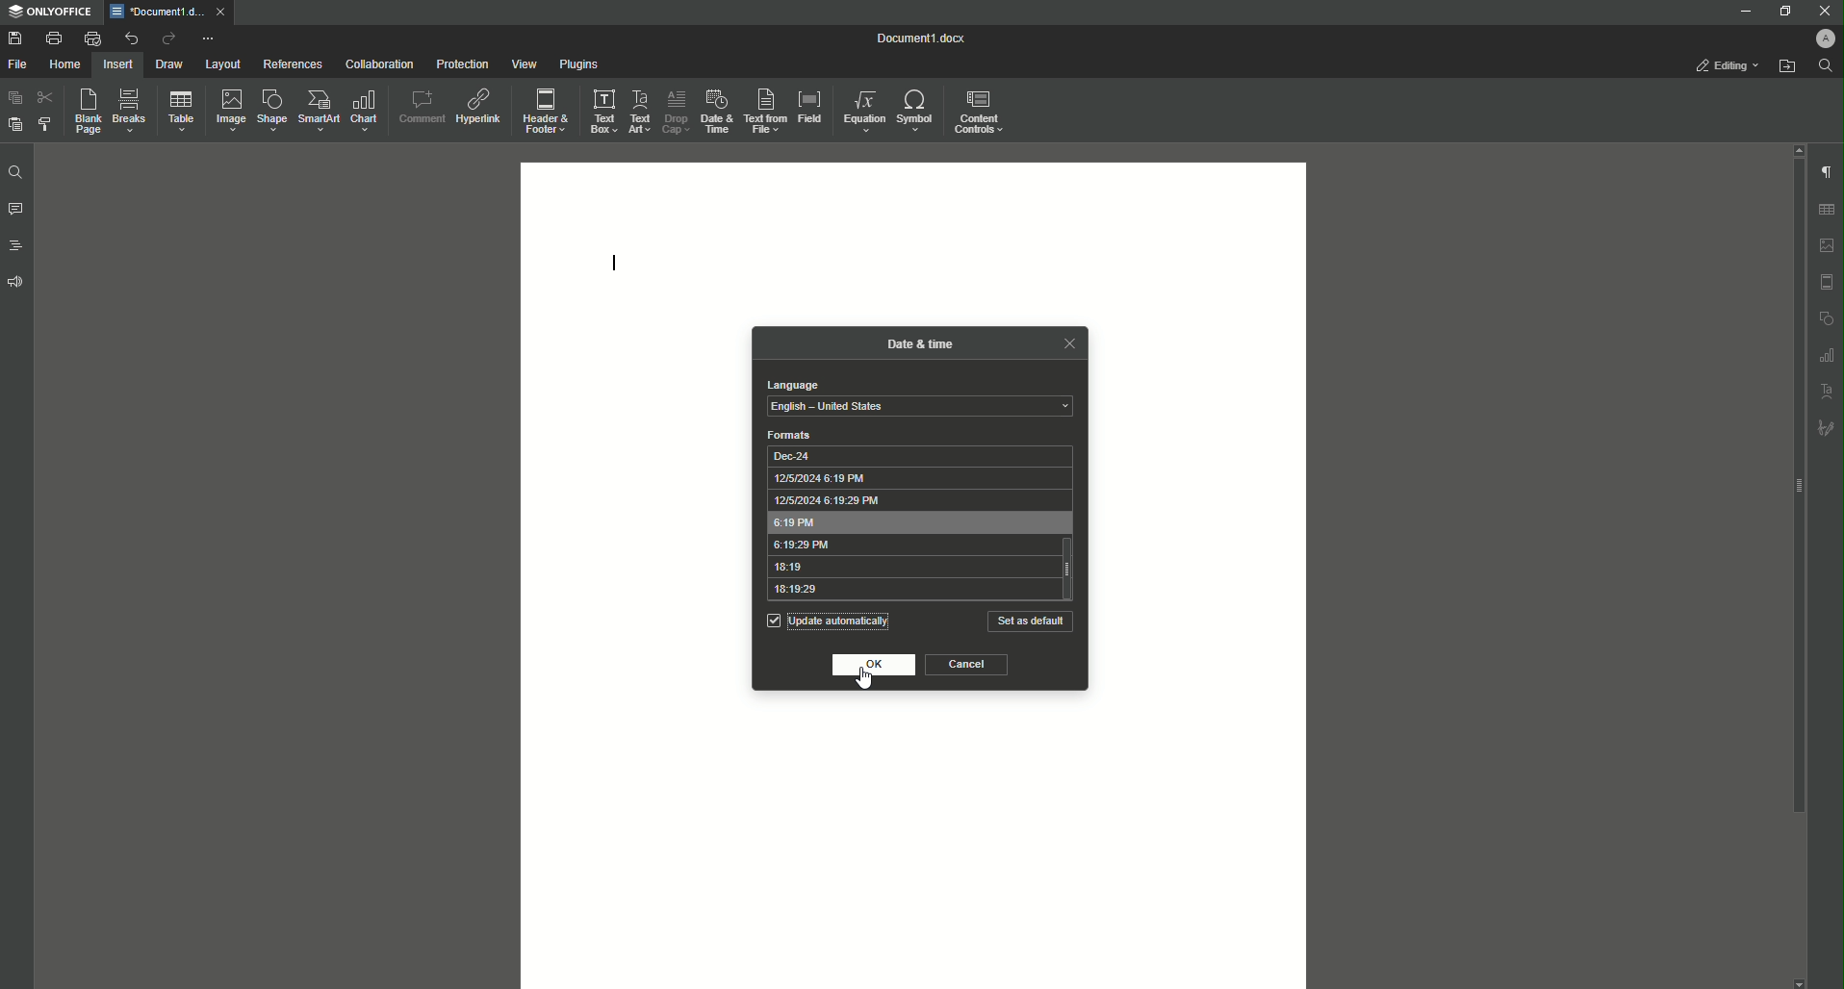  I want to click on Text Box, so click(602, 110).